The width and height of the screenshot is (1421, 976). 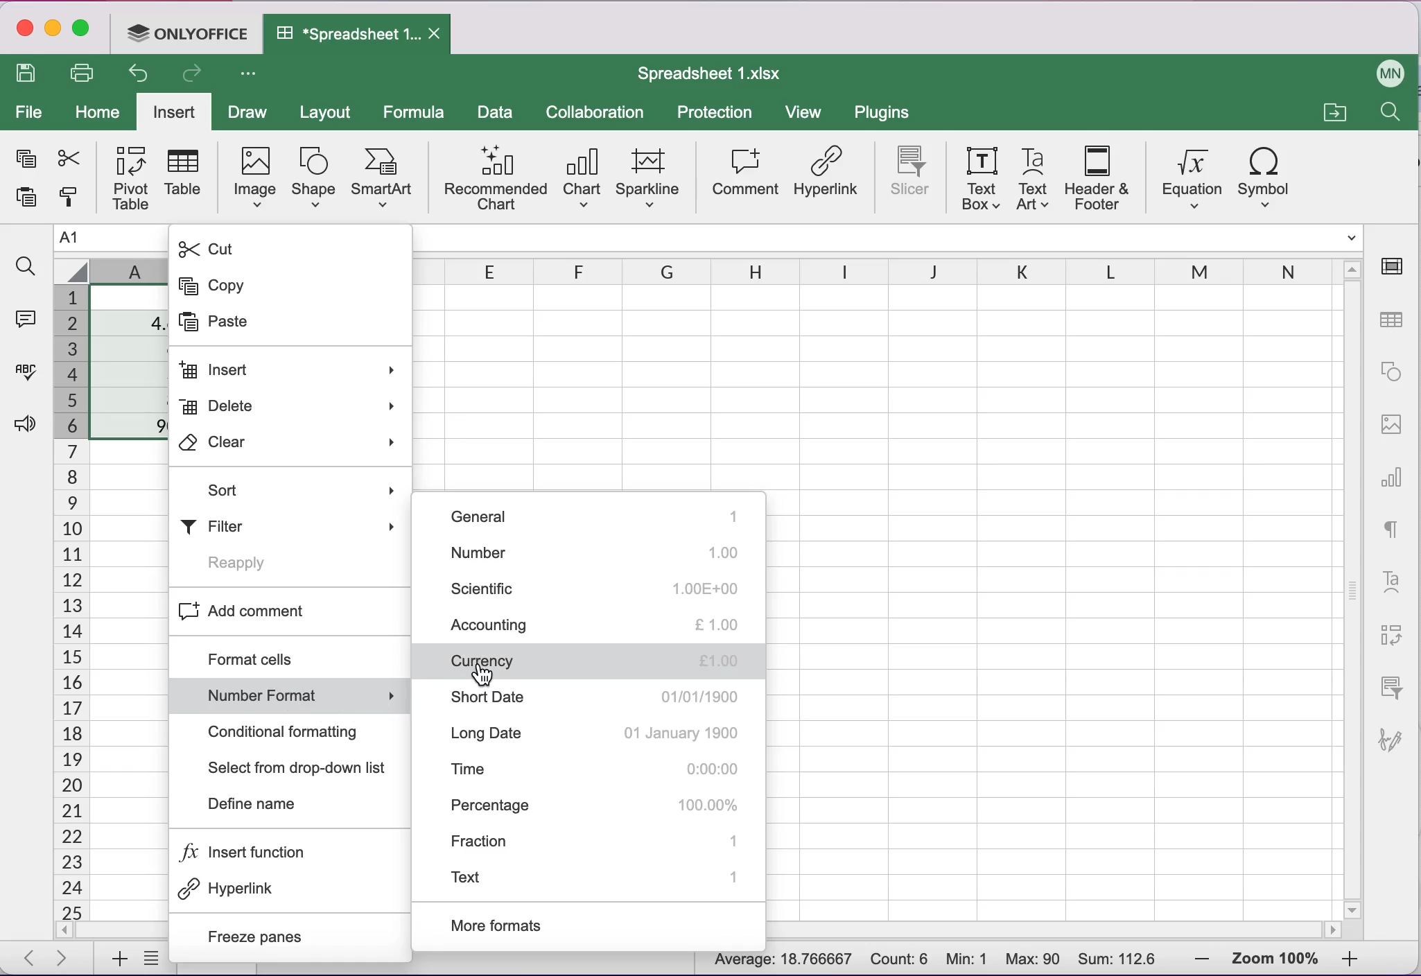 What do you see at coordinates (32, 112) in the screenshot?
I see `file` at bounding box center [32, 112].